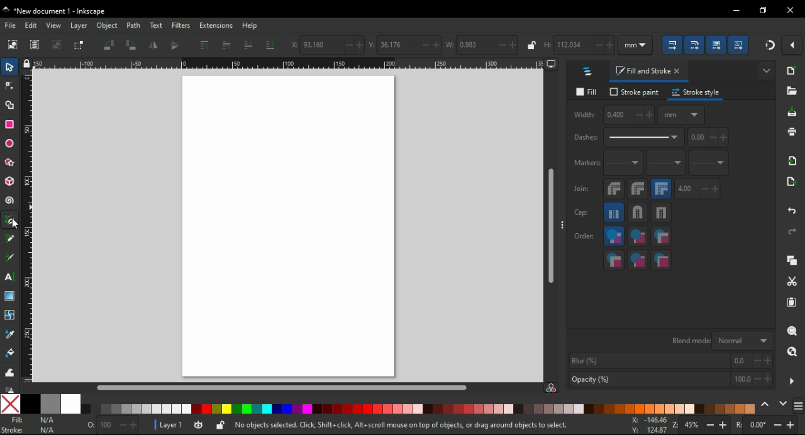  What do you see at coordinates (154, 45) in the screenshot?
I see `object flip horizontal` at bounding box center [154, 45].